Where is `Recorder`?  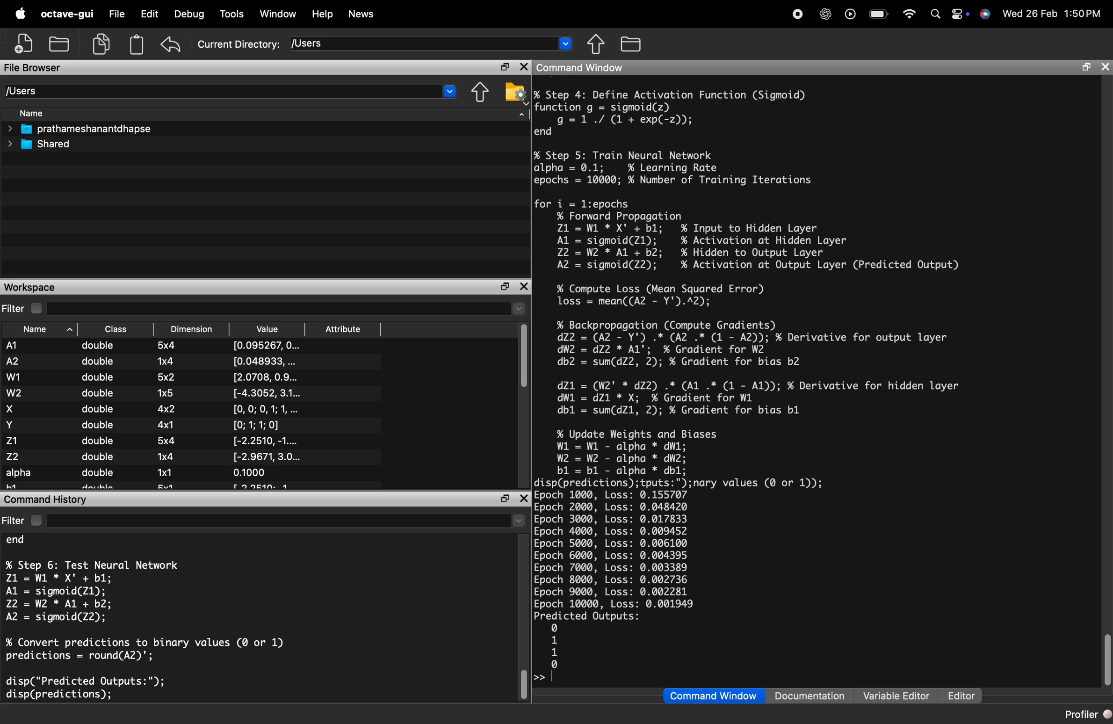 Recorder is located at coordinates (797, 14).